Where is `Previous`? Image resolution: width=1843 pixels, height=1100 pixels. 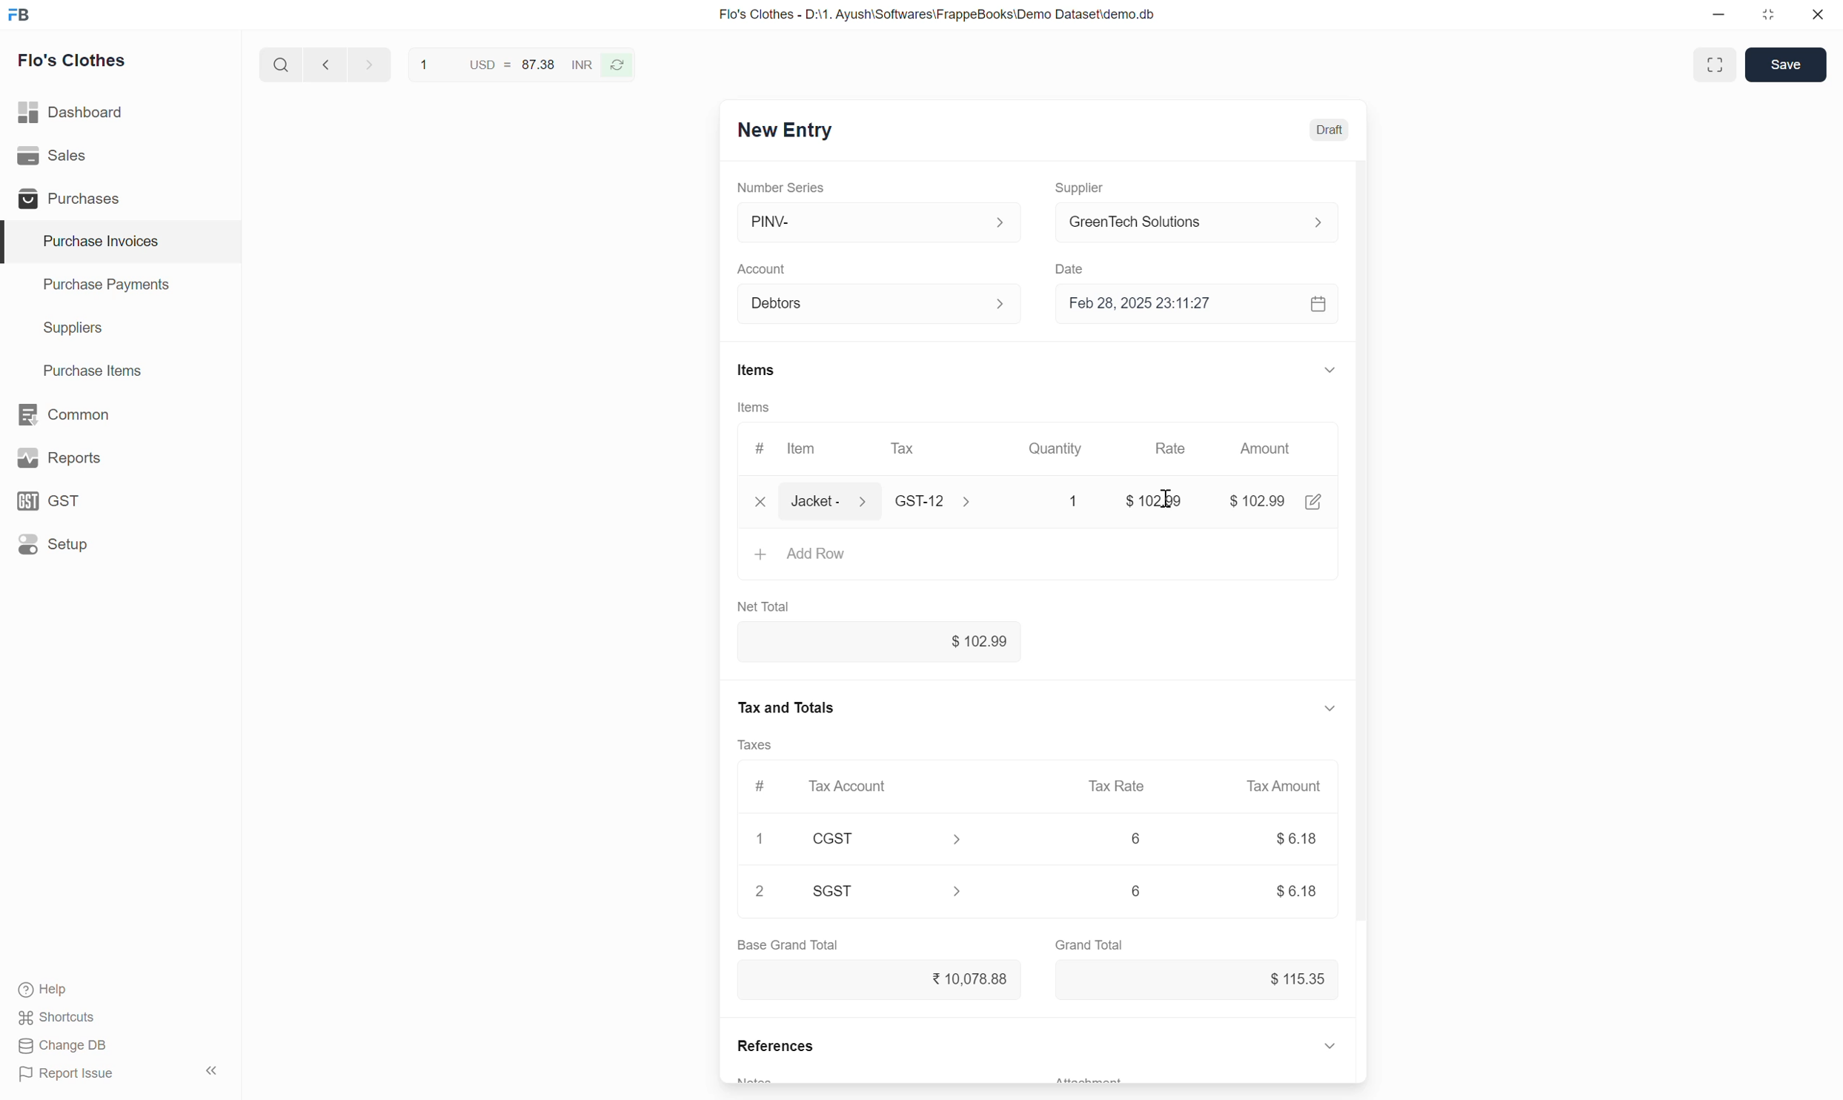 Previous is located at coordinates (325, 64).